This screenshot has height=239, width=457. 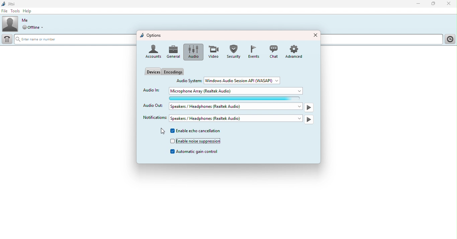 What do you see at coordinates (238, 98) in the screenshot?
I see `Level bar` at bounding box center [238, 98].